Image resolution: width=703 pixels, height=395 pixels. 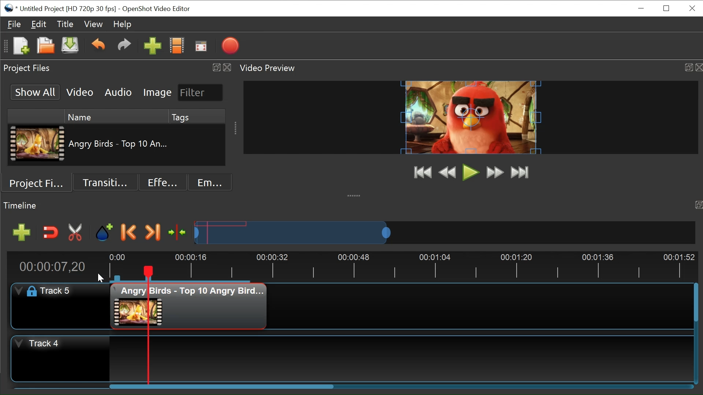 I want to click on OpenShot Video Editor, so click(x=160, y=9).